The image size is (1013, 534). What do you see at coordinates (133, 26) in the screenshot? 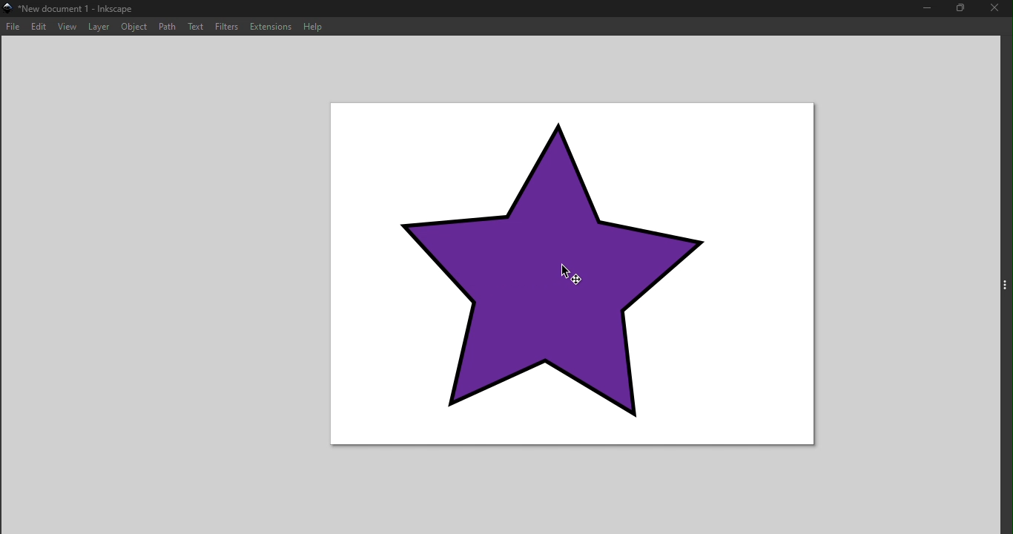
I see `Object` at bounding box center [133, 26].